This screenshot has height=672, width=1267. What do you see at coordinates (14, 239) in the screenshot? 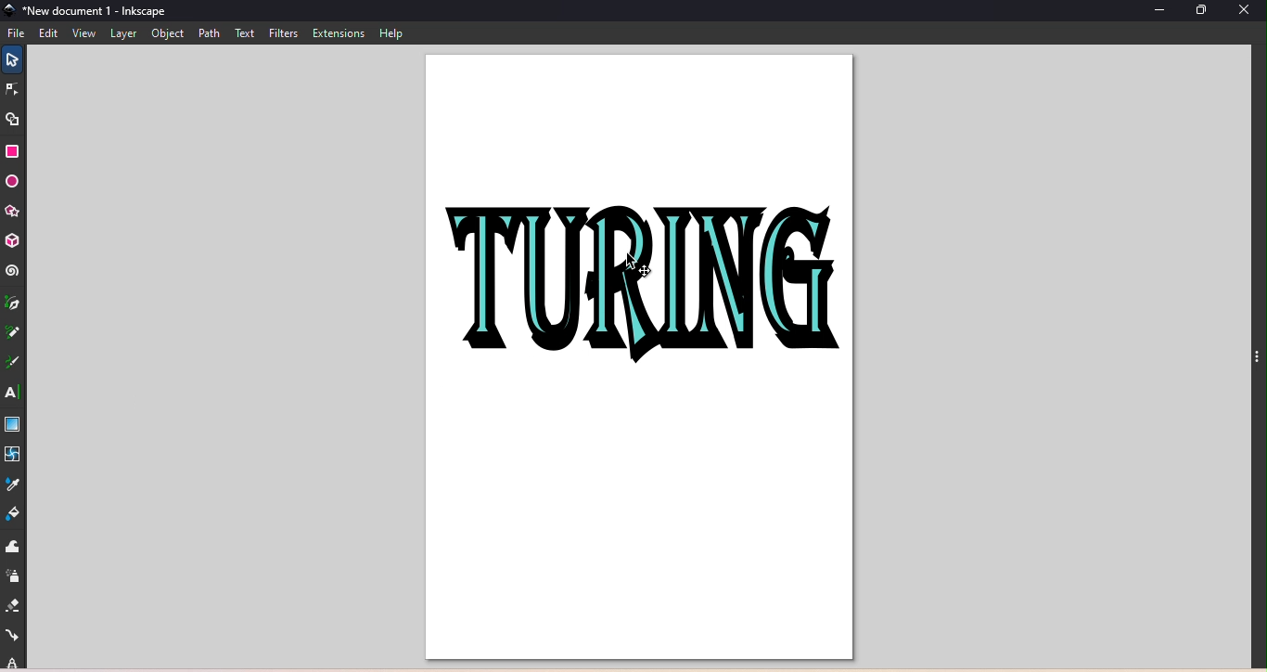
I see `3D box tool` at bounding box center [14, 239].